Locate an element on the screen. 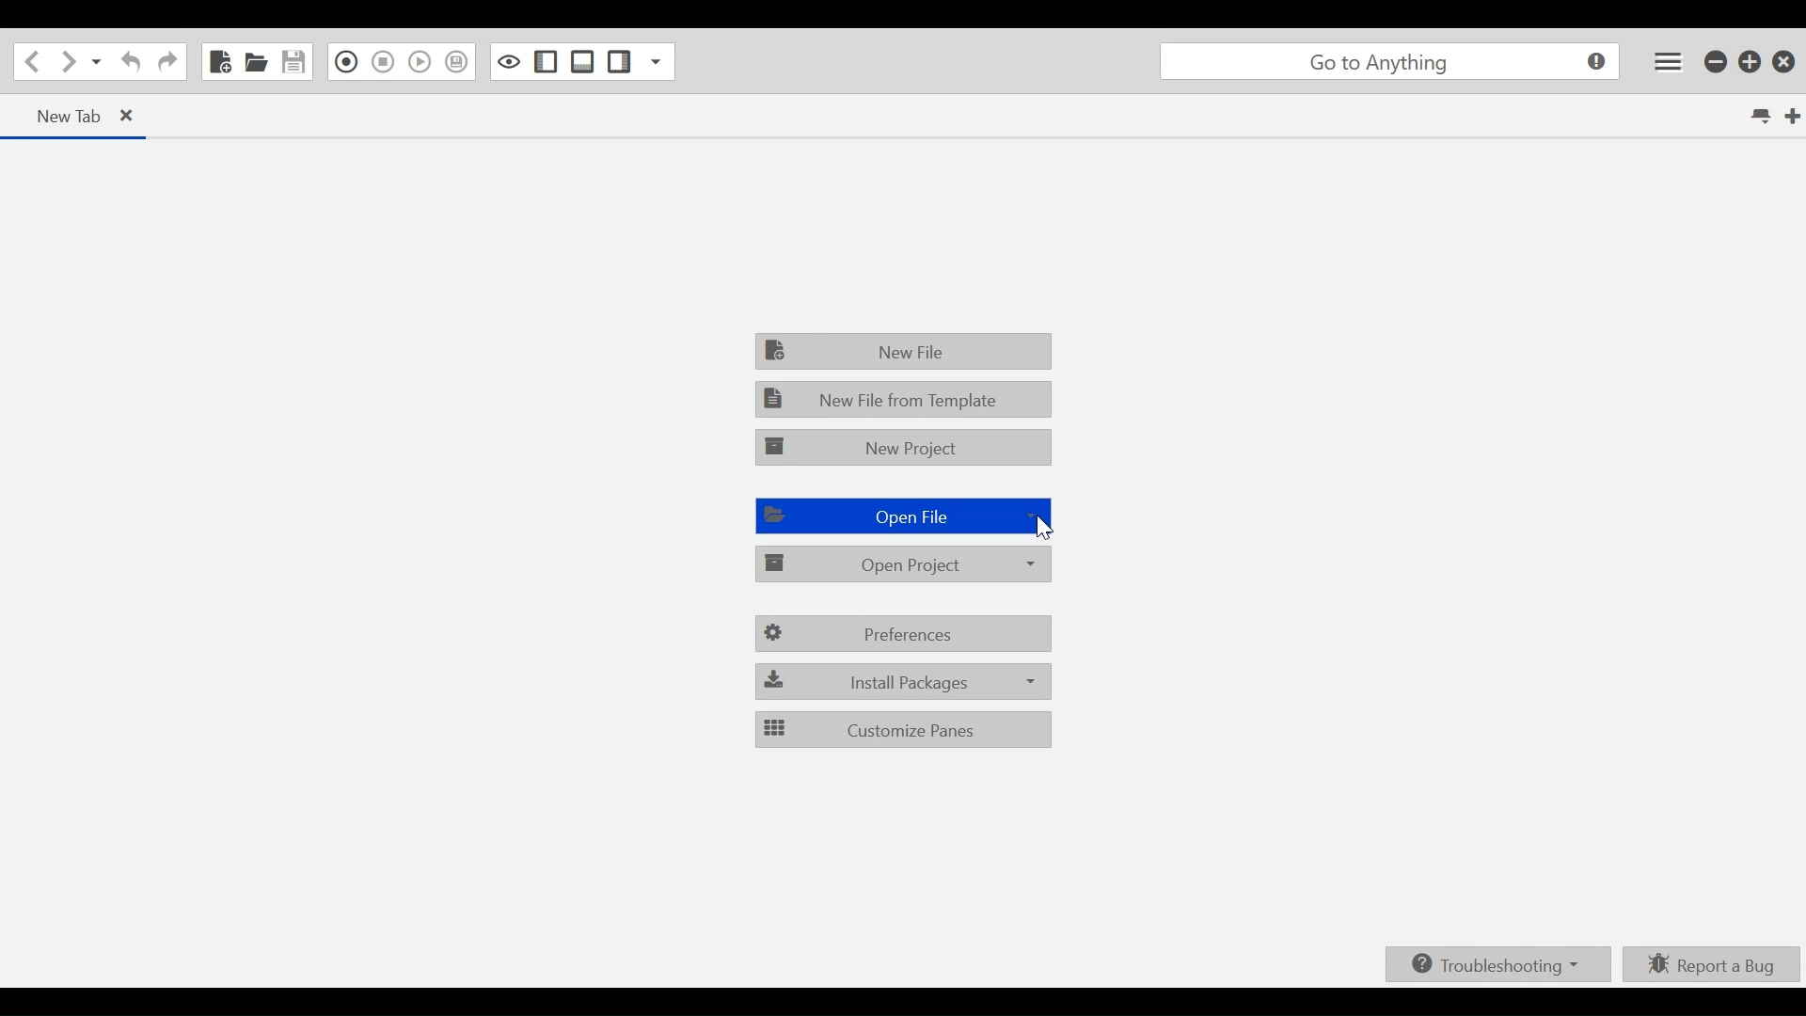 Image resolution: width=1806 pixels, height=1016 pixels. Application menu is located at coordinates (1670, 62).